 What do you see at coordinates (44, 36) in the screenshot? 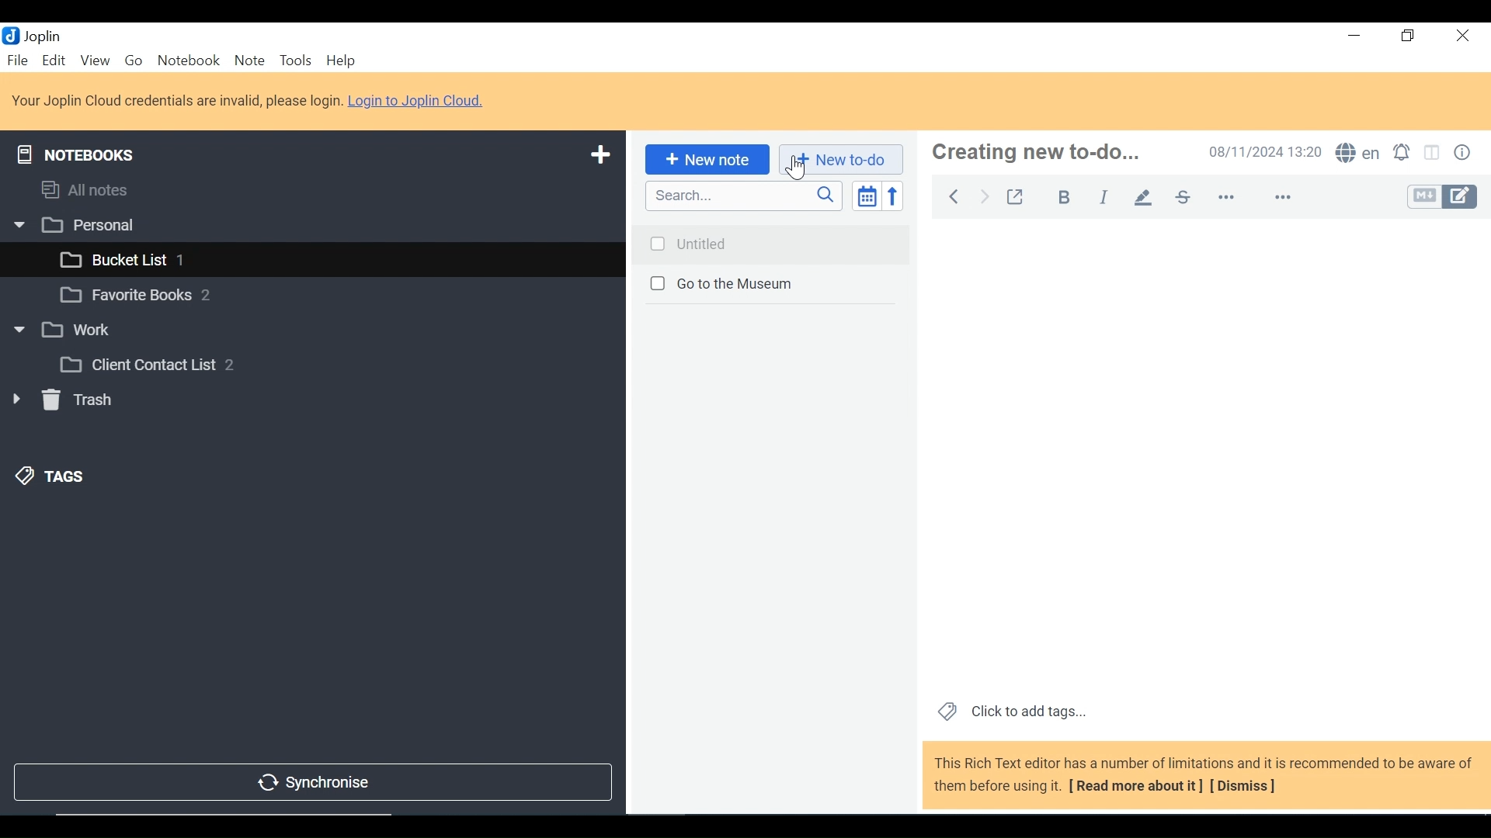
I see `Joplin` at bounding box center [44, 36].